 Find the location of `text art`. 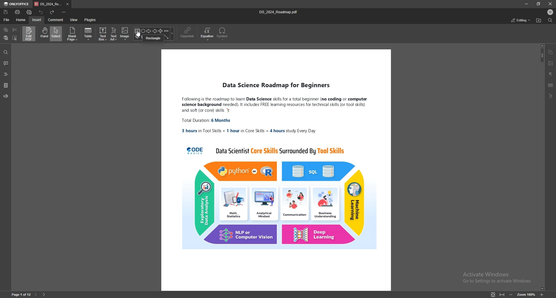

text art is located at coordinates (552, 96).